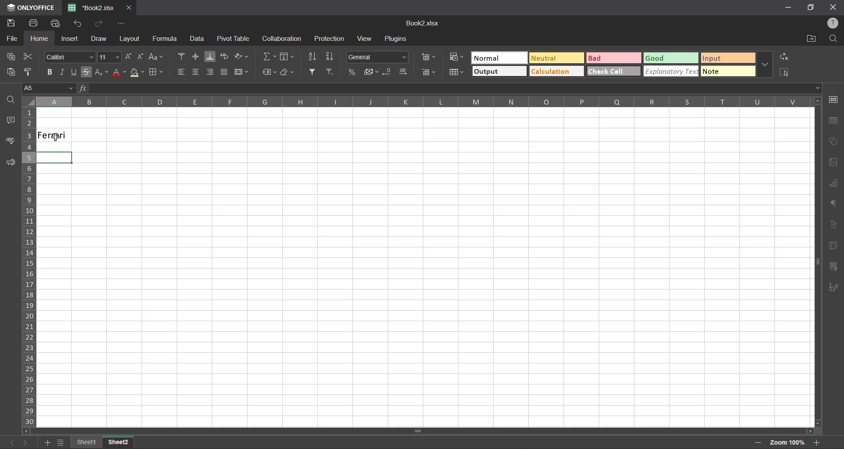 This screenshot has width=844, height=449. What do you see at coordinates (9, 39) in the screenshot?
I see `file` at bounding box center [9, 39].